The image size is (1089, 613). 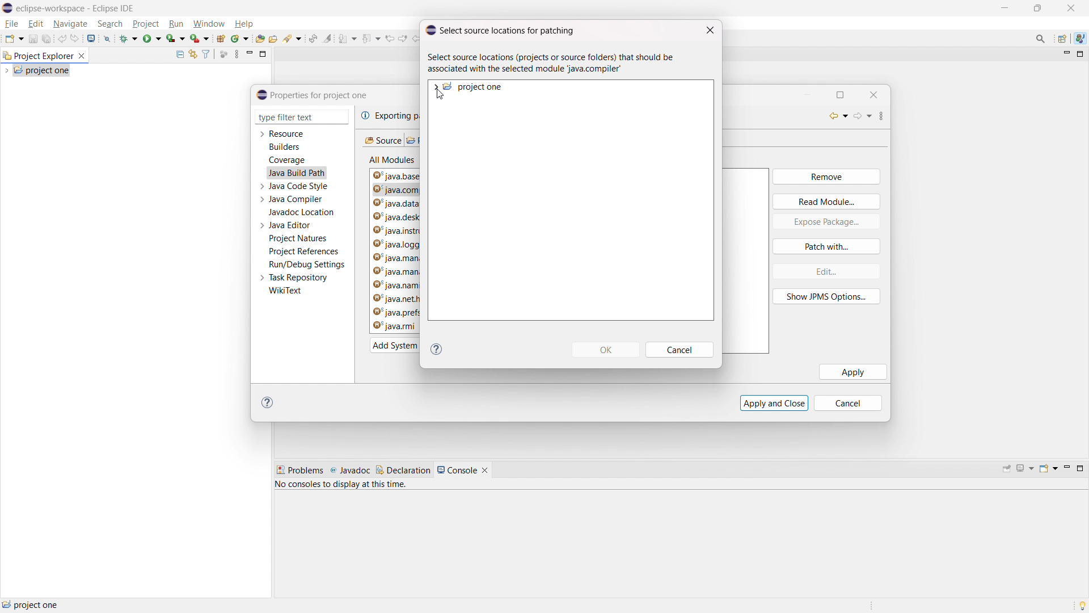 I want to click on cancel, so click(x=853, y=403).